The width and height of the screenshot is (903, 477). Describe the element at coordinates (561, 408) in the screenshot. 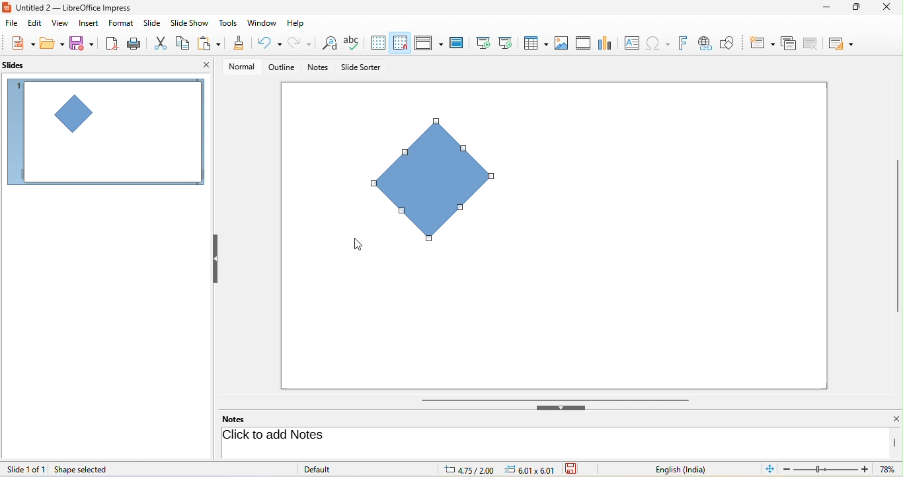

I see `hide` at that location.